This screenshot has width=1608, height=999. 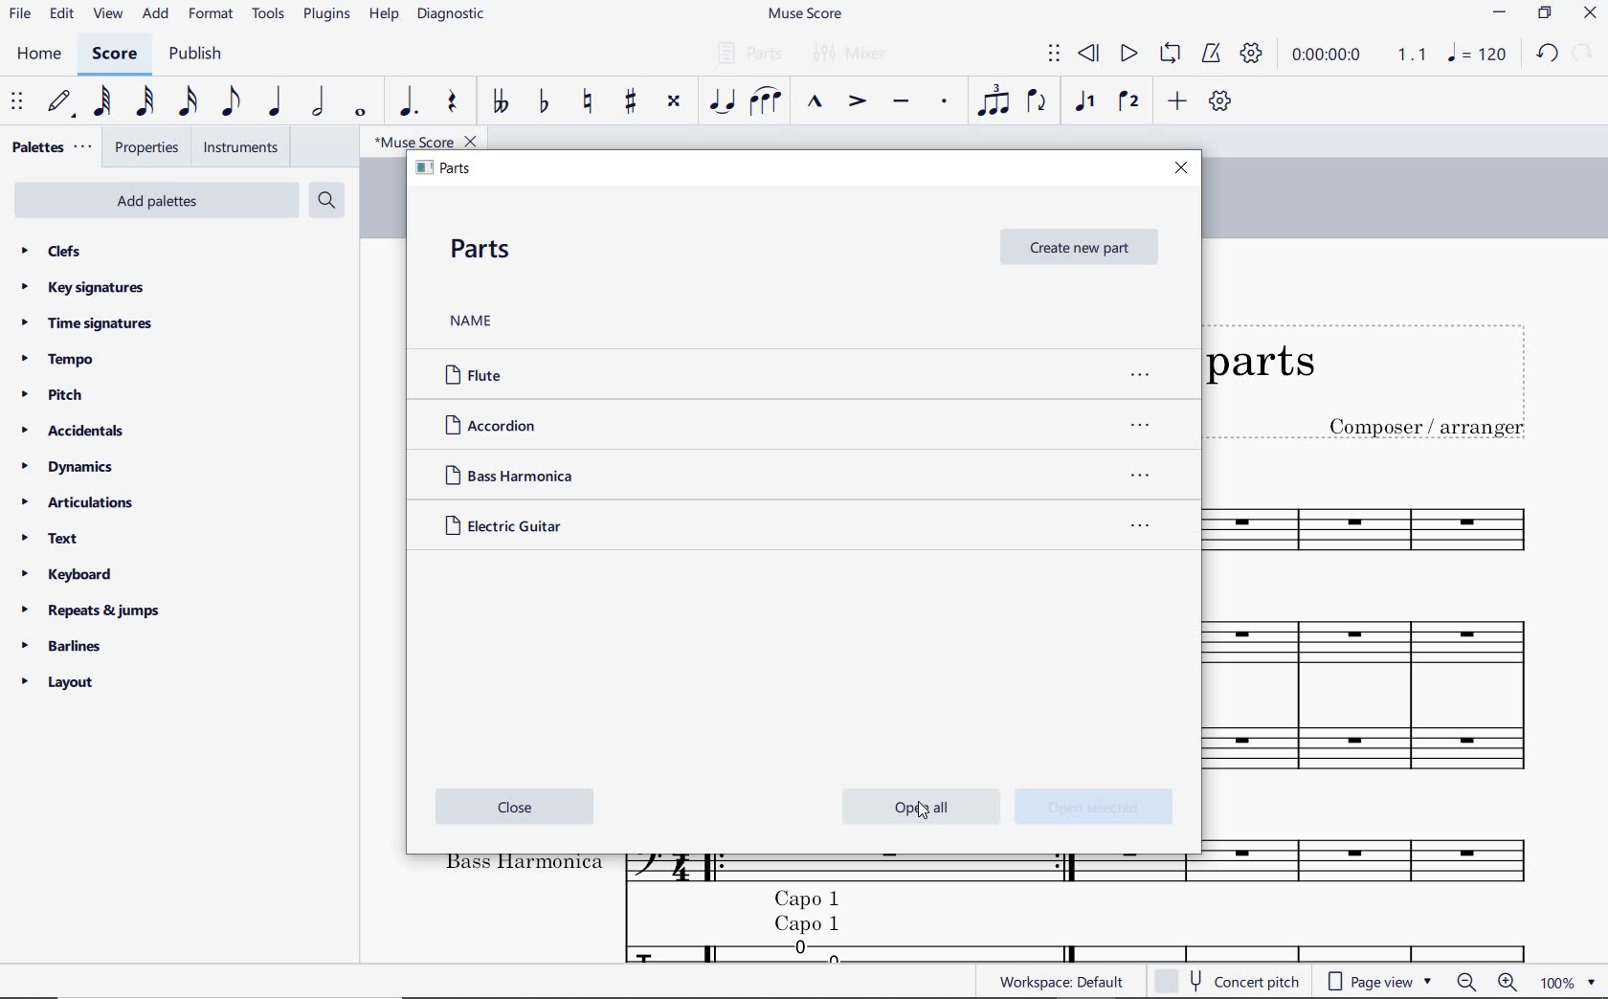 I want to click on key signatures, so click(x=81, y=287).